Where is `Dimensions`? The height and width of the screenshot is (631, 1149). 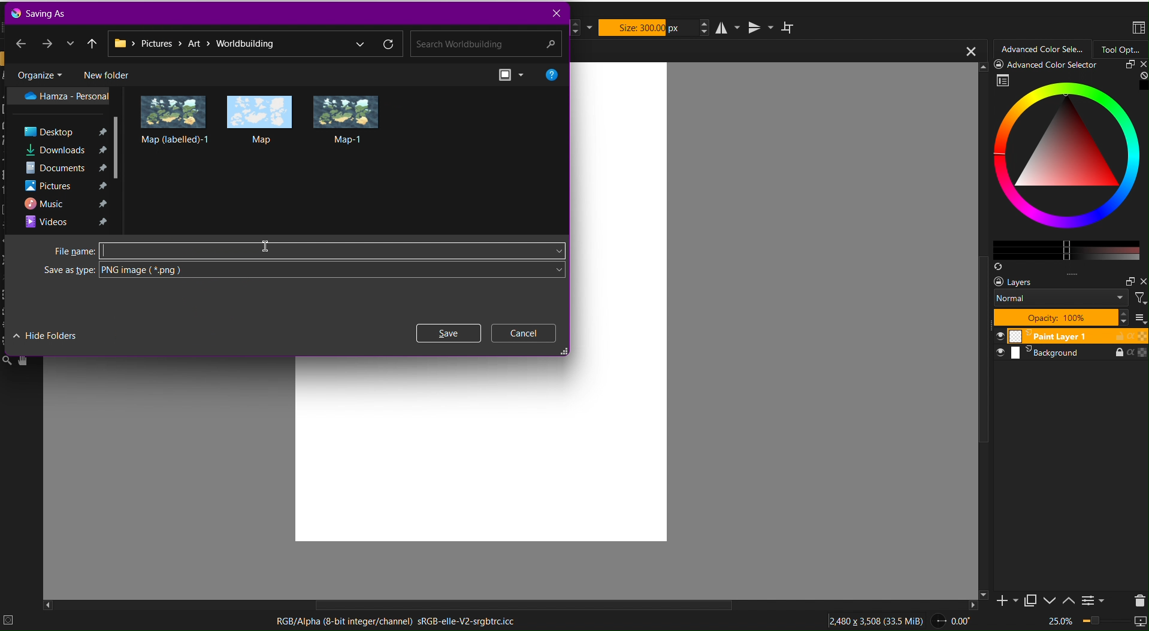 Dimensions is located at coordinates (878, 619).